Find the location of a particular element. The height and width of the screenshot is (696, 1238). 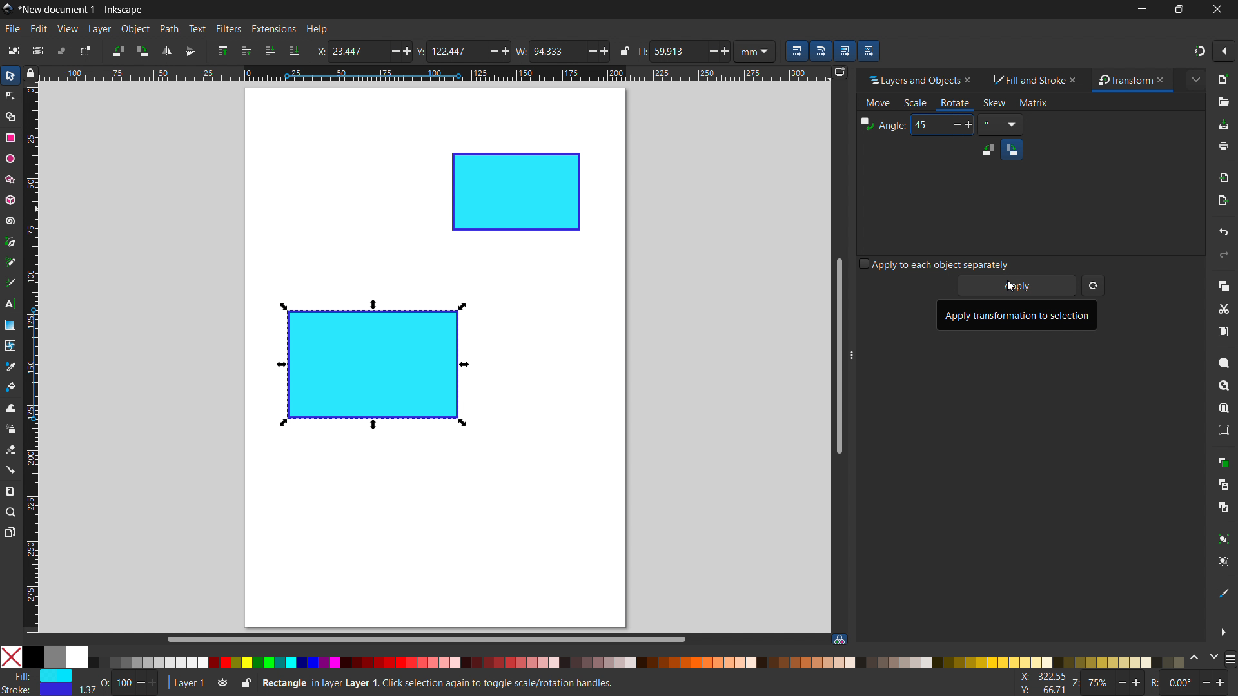

flip vertically is located at coordinates (190, 52).